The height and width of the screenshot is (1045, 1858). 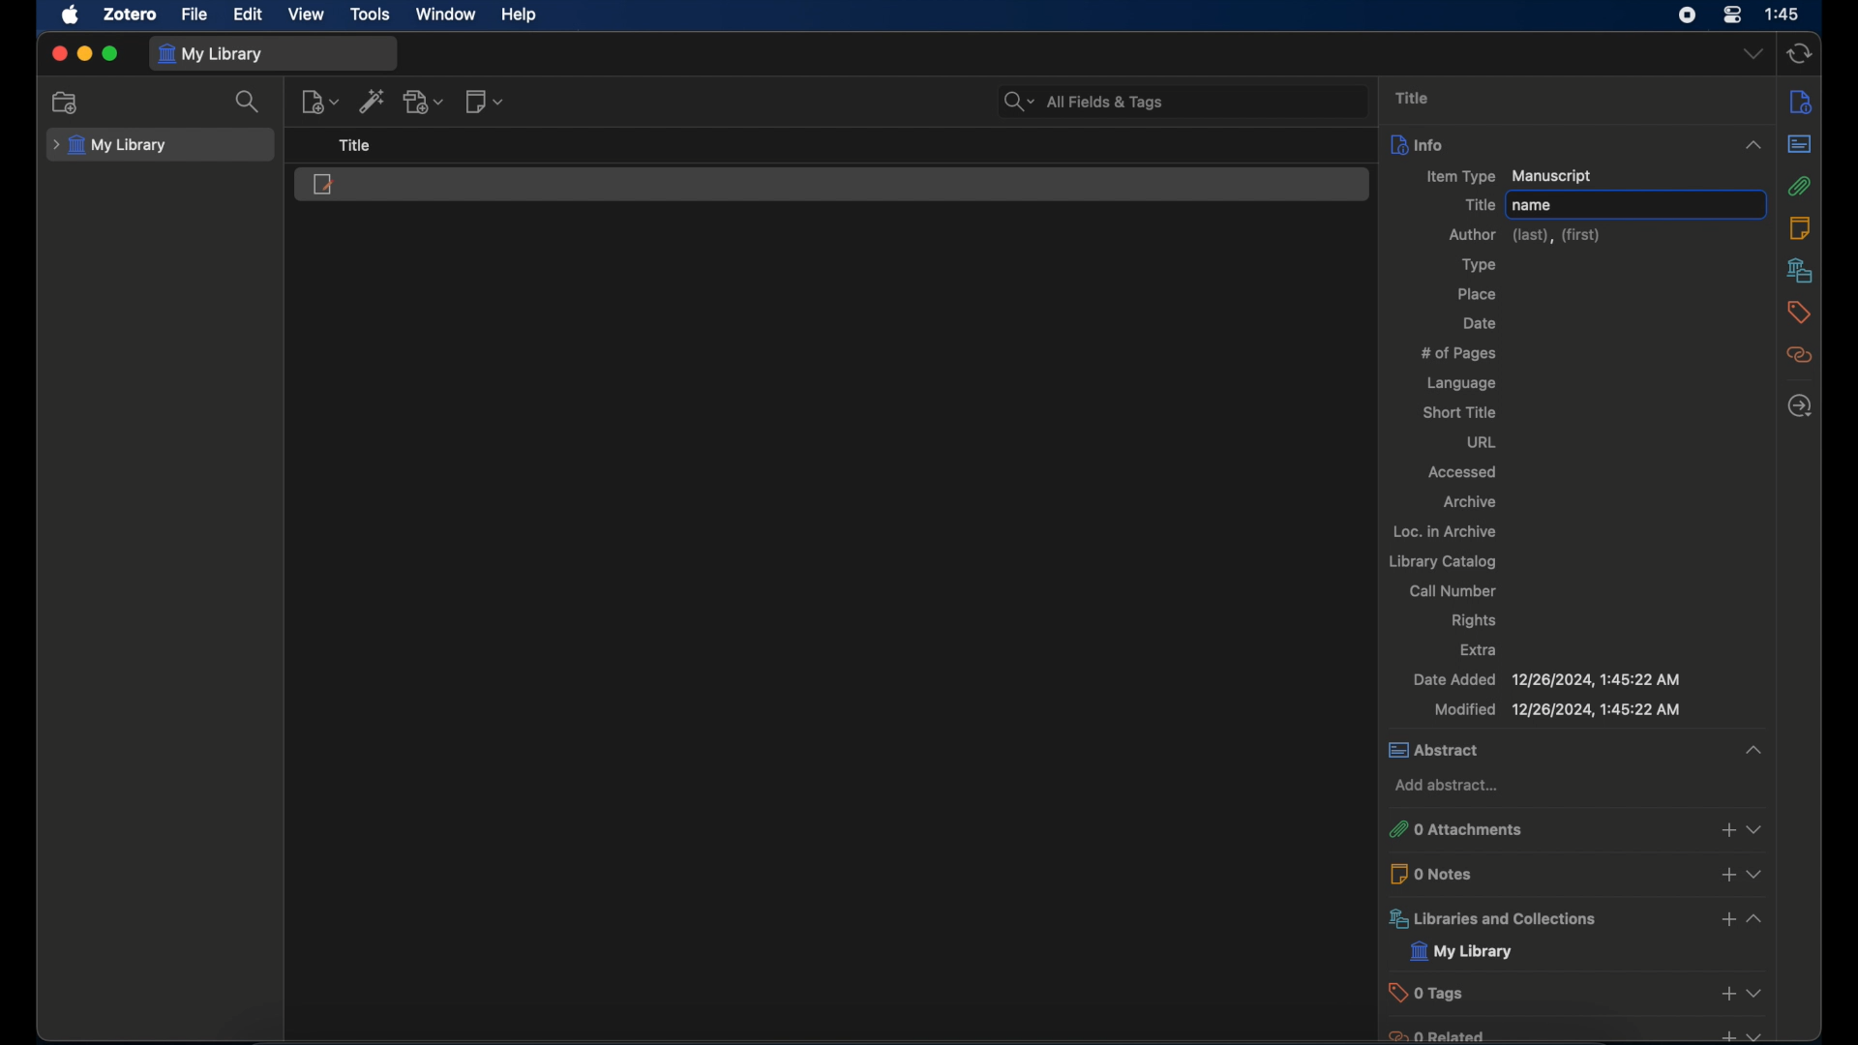 What do you see at coordinates (1479, 205) in the screenshot?
I see `title` at bounding box center [1479, 205].